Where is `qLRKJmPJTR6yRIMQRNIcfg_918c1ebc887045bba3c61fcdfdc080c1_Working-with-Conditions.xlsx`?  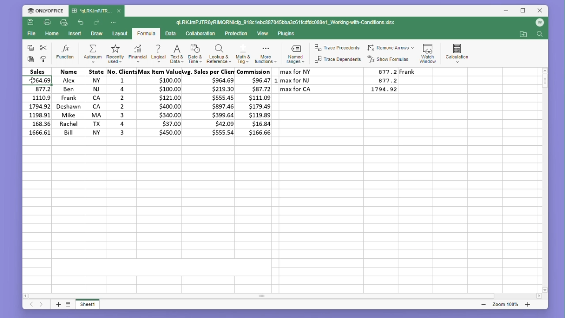 qLRKJmPJTR6yRIMQRNIcfg_918c1ebc887045bba3c61fcdfdc080c1_Working-with-Conditions.xlsx is located at coordinates (287, 22).